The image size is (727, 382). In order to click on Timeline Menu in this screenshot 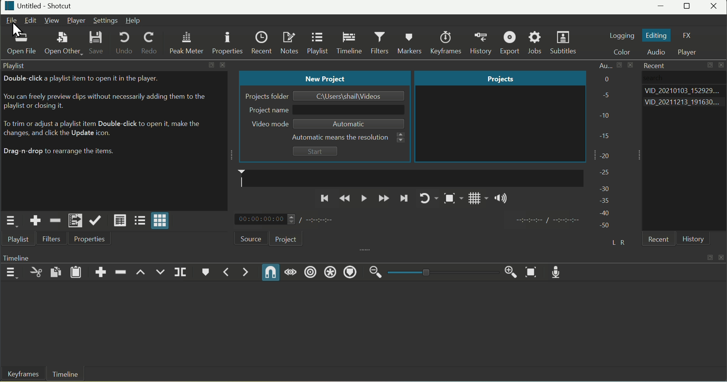, I will do `click(11, 272)`.